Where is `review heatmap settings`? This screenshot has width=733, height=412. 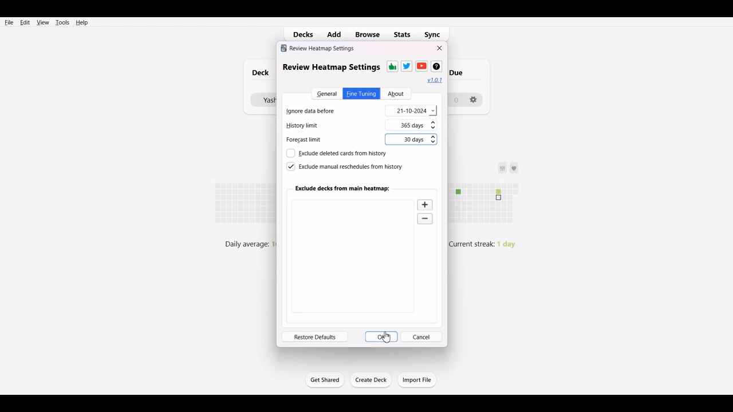 review heatmap settings is located at coordinates (318, 48).